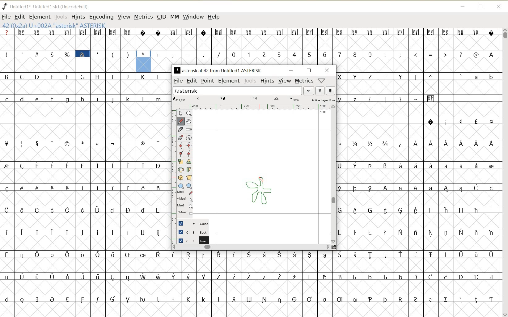 This screenshot has width=508, height=317. I want to click on MINIMIZE, so click(291, 70).